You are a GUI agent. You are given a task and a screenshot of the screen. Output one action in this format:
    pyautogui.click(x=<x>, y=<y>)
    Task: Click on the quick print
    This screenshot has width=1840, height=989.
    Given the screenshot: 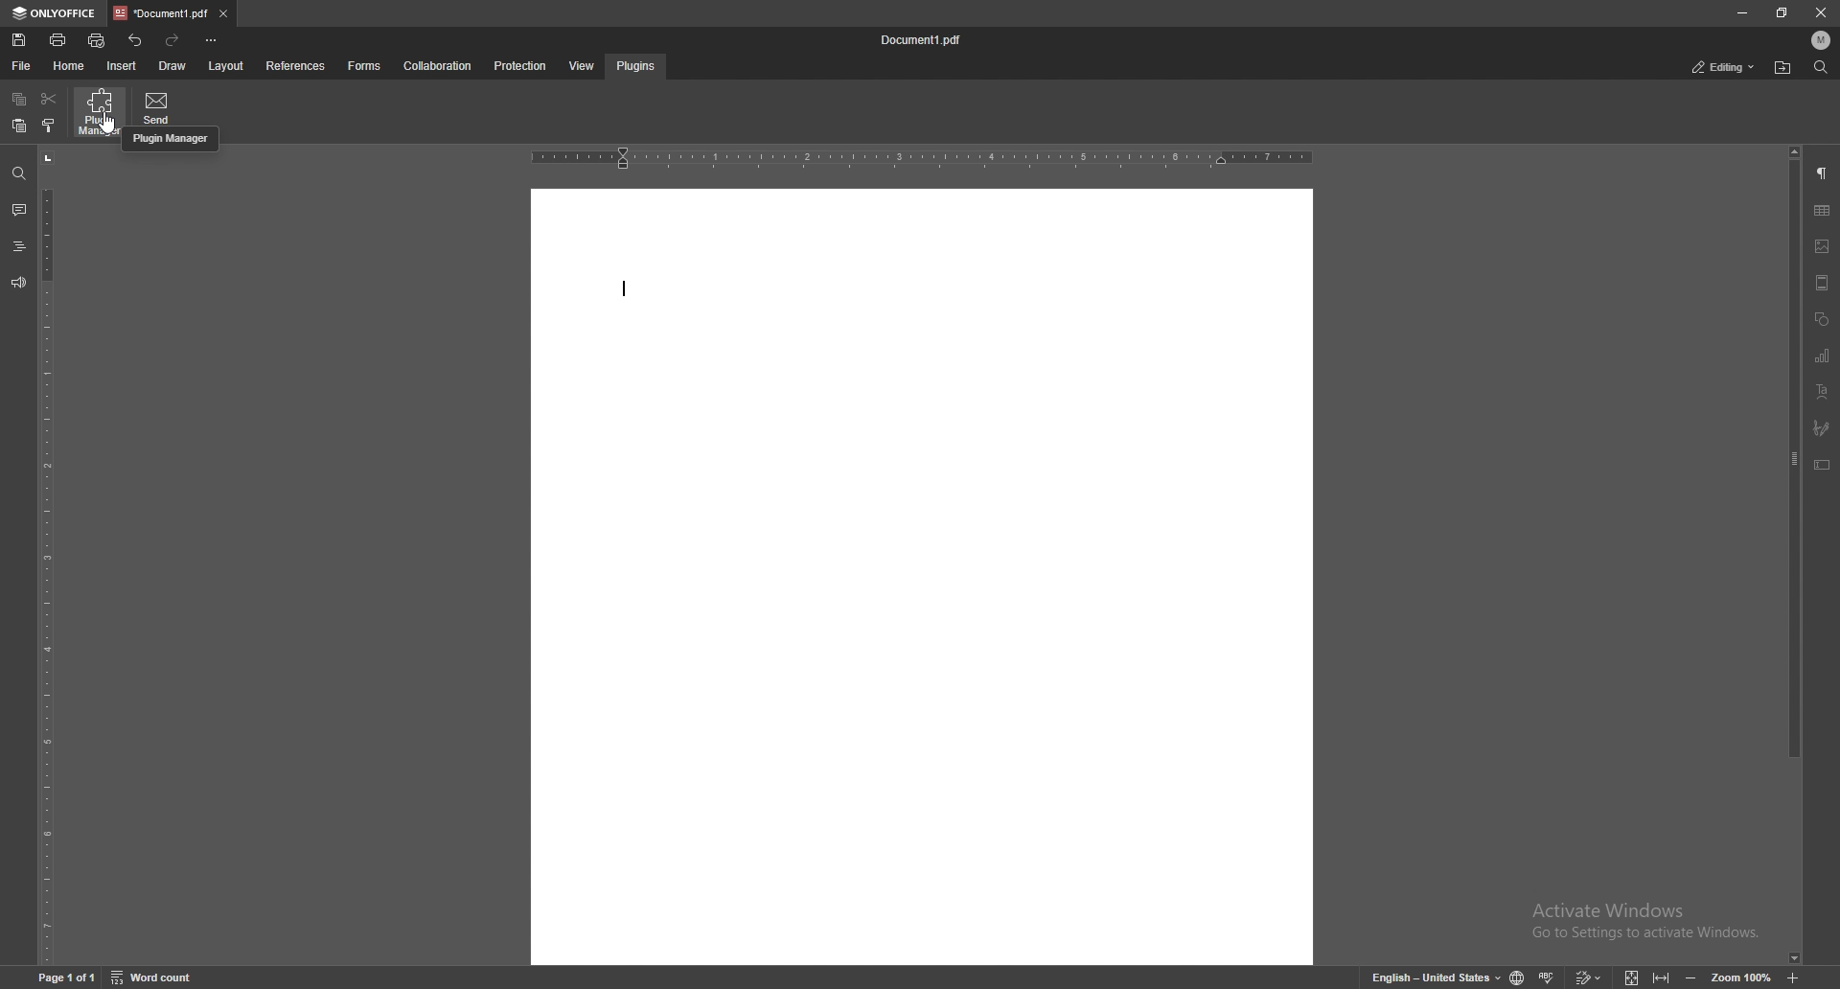 What is the action you would take?
    pyautogui.click(x=97, y=40)
    